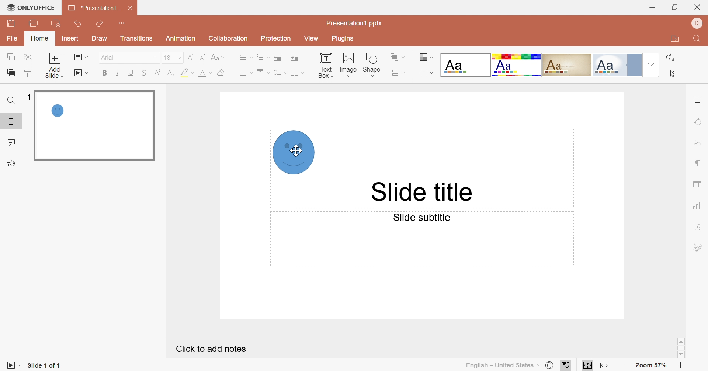  Describe the element at coordinates (622, 366) in the screenshot. I see `Zoom out` at that location.